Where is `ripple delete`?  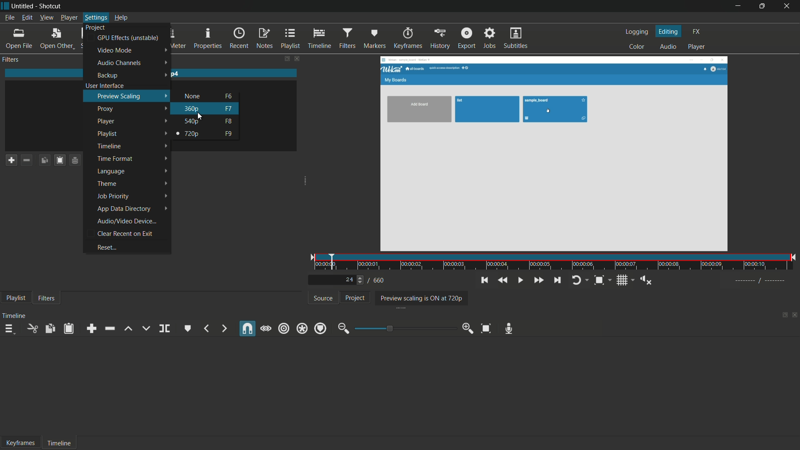
ripple delete is located at coordinates (111, 328).